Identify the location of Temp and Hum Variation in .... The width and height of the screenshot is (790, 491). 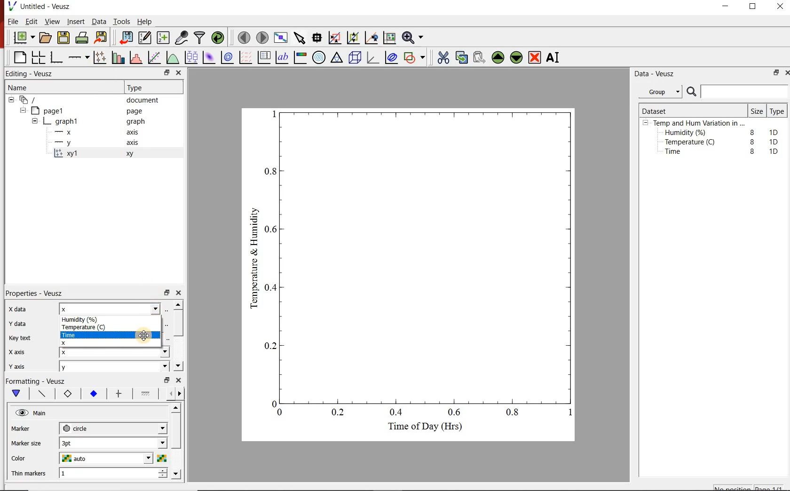
(699, 123).